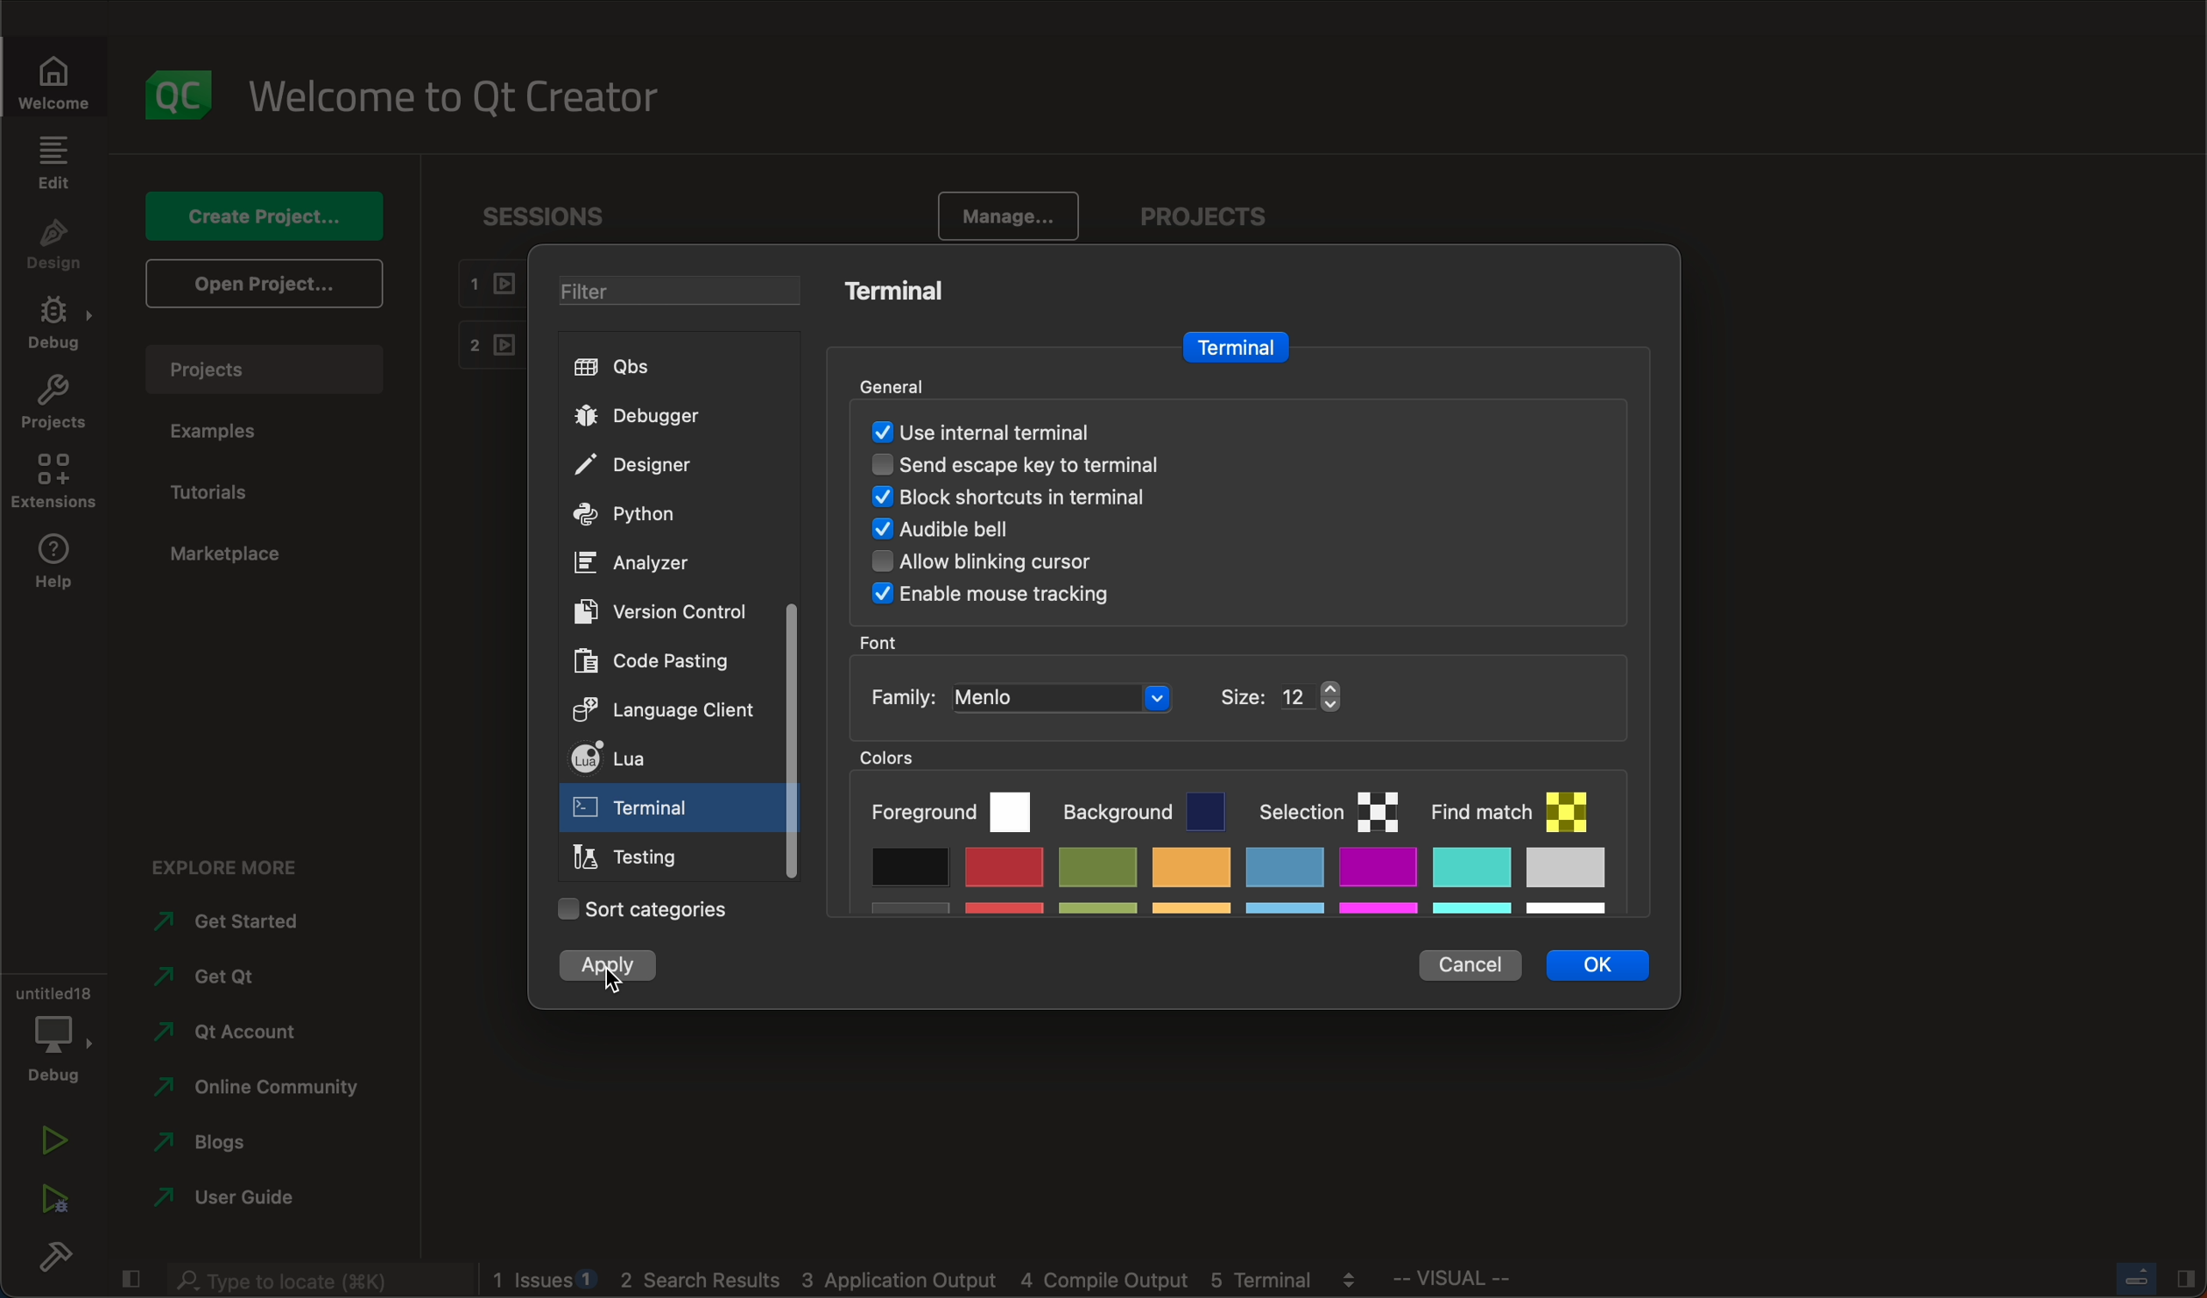  Describe the element at coordinates (235, 557) in the screenshot. I see `marketplace` at that location.